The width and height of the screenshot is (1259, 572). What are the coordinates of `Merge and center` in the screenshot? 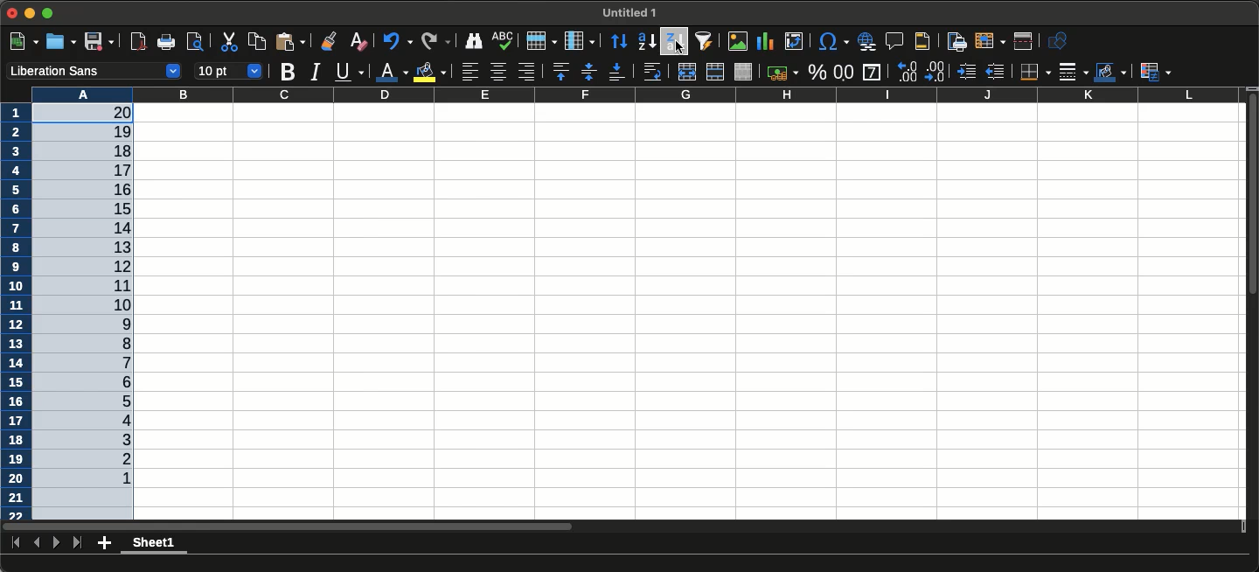 It's located at (687, 73).